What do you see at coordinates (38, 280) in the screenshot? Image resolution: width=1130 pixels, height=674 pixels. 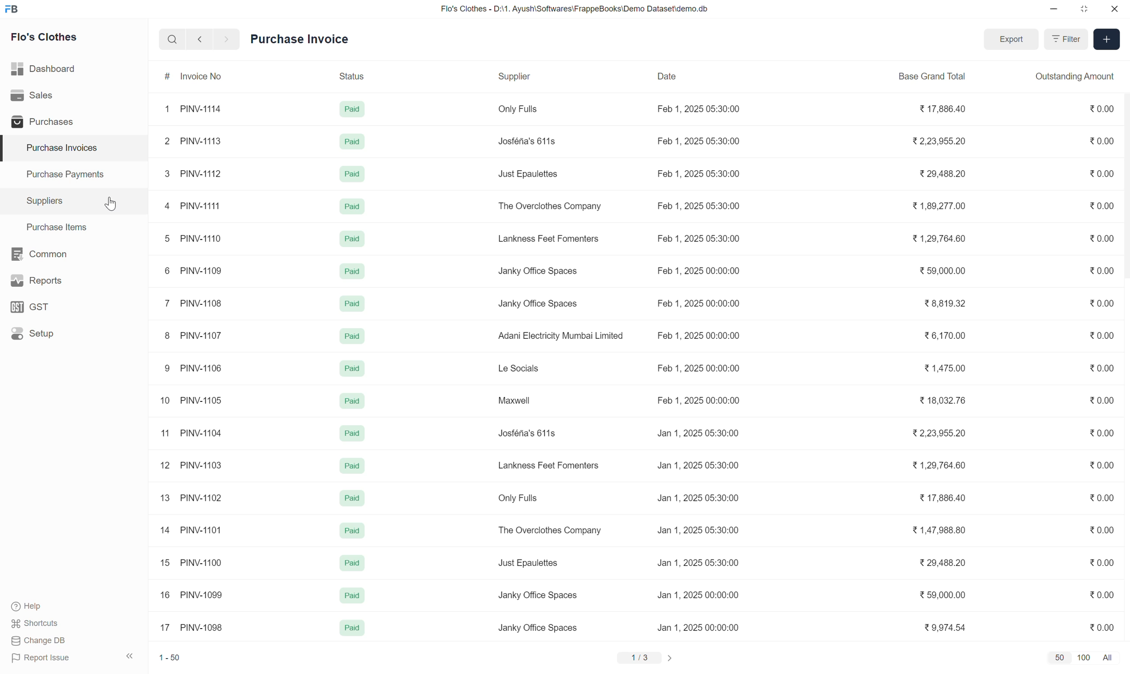 I see `Reports` at bounding box center [38, 280].